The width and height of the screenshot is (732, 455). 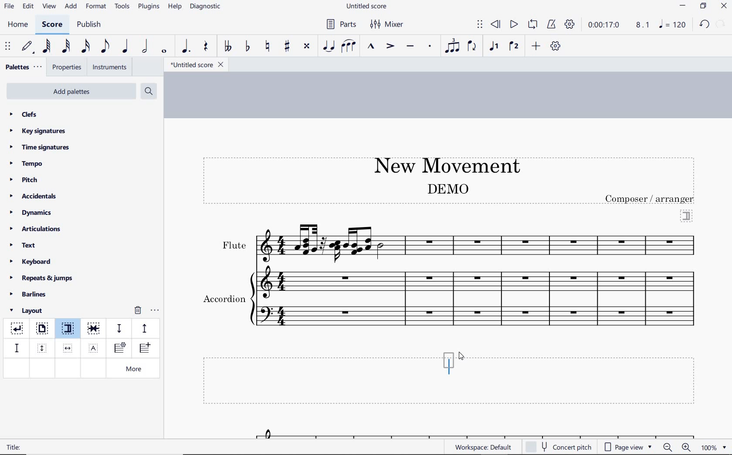 What do you see at coordinates (722, 24) in the screenshot?
I see `redo` at bounding box center [722, 24].